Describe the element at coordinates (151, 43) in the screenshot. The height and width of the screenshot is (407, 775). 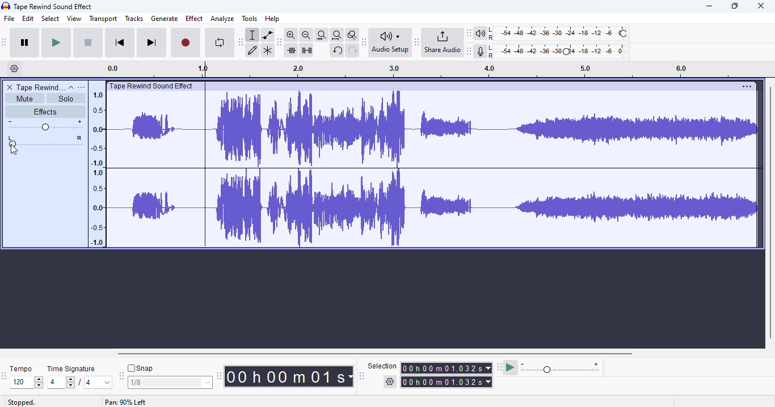
I see `skip to end` at that location.